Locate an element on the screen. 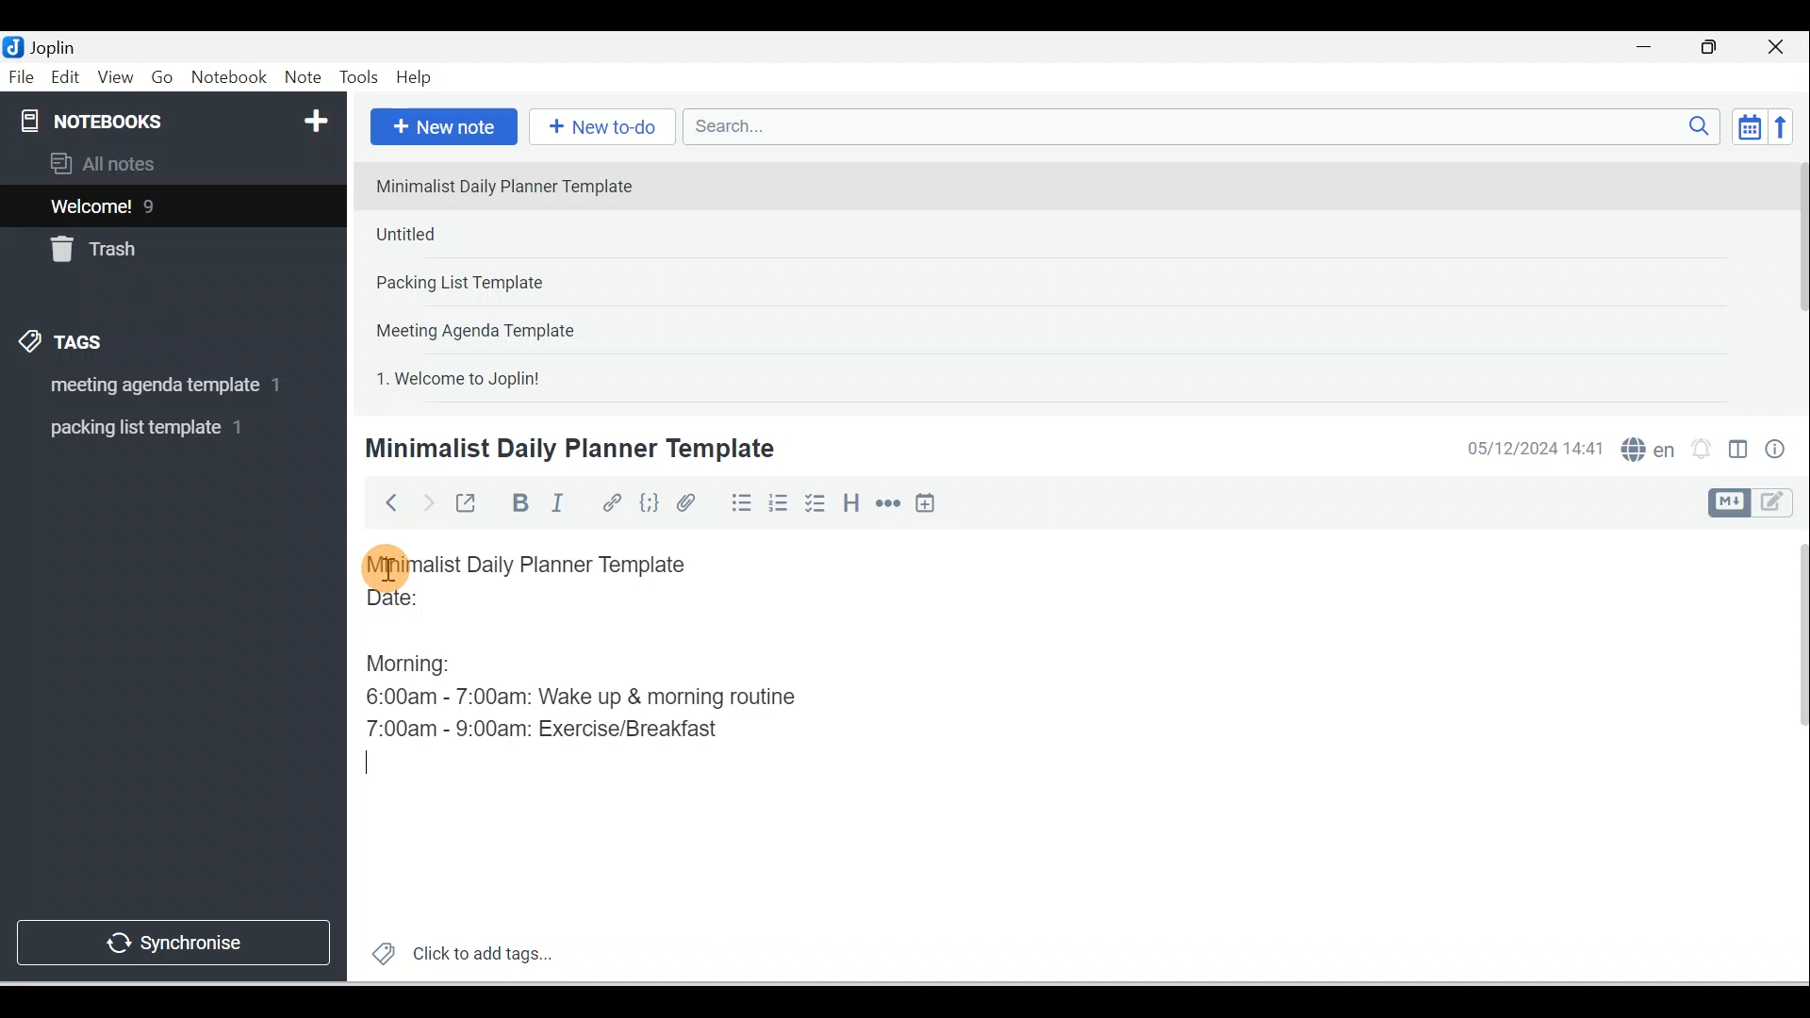 This screenshot has height=1018, width=1810. Click to add tags is located at coordinates (454, 951).